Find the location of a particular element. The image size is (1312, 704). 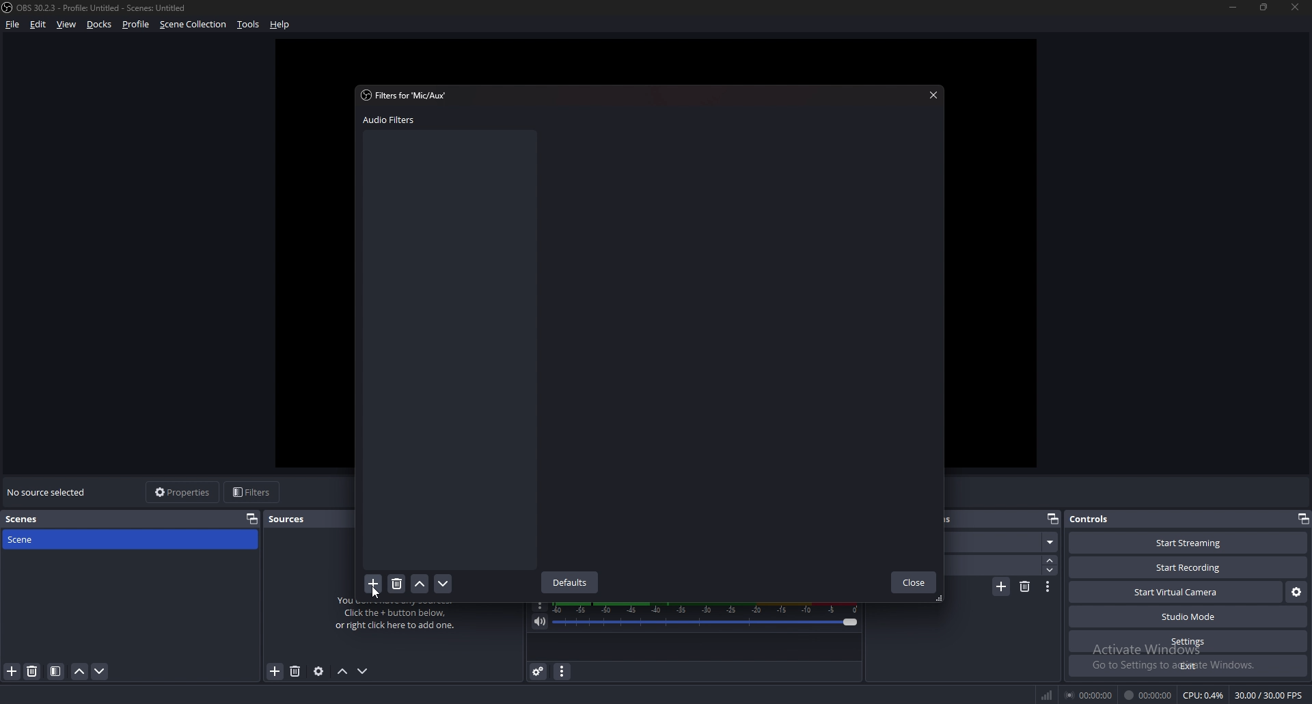

add scene is located at coordinates (12, 671).